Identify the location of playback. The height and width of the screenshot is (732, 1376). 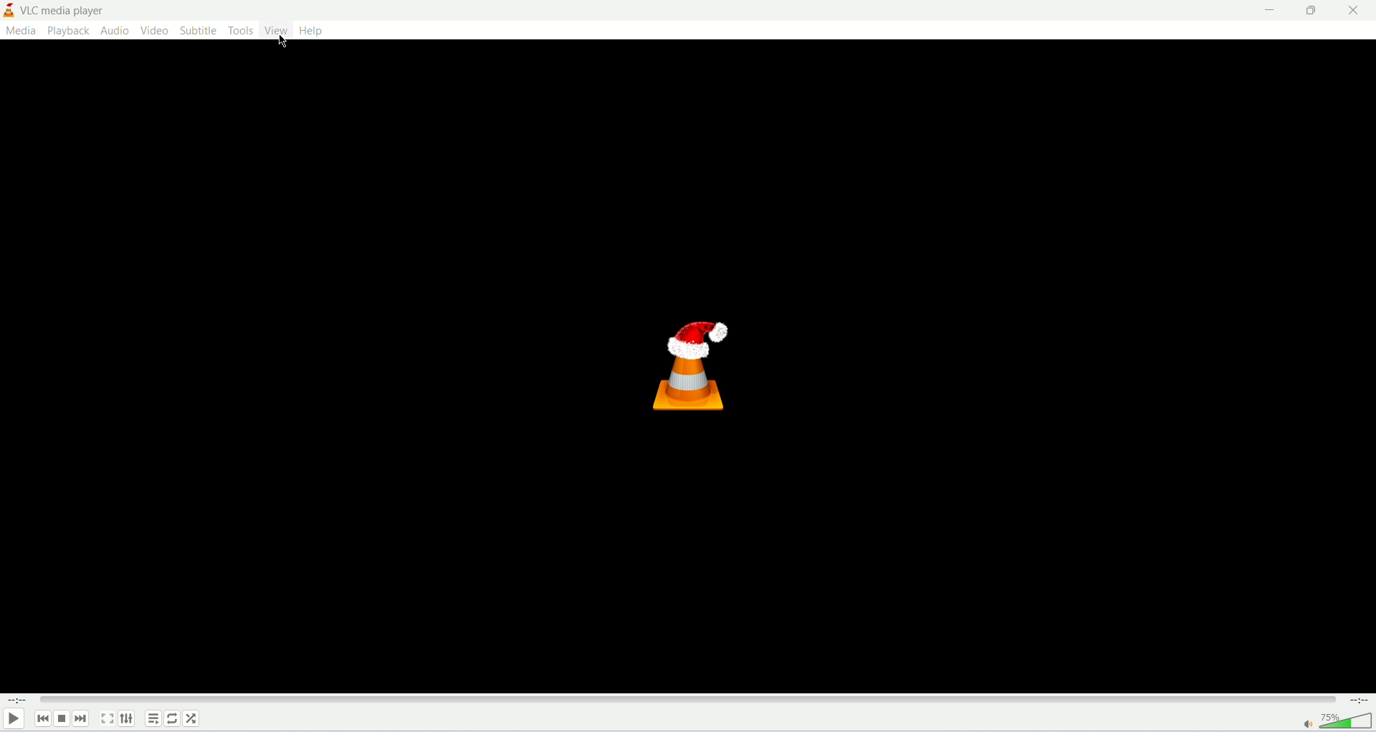
(67, 30).